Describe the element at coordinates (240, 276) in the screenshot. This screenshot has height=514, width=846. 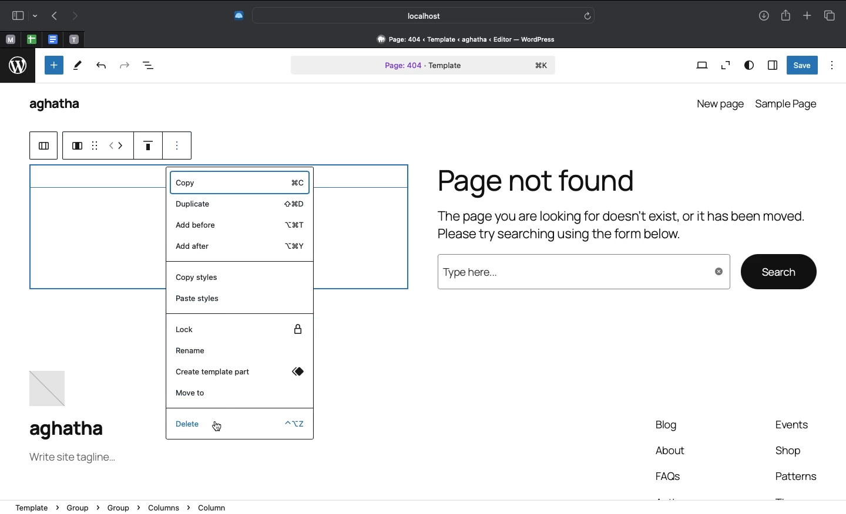
I see `copy styles` at that location.